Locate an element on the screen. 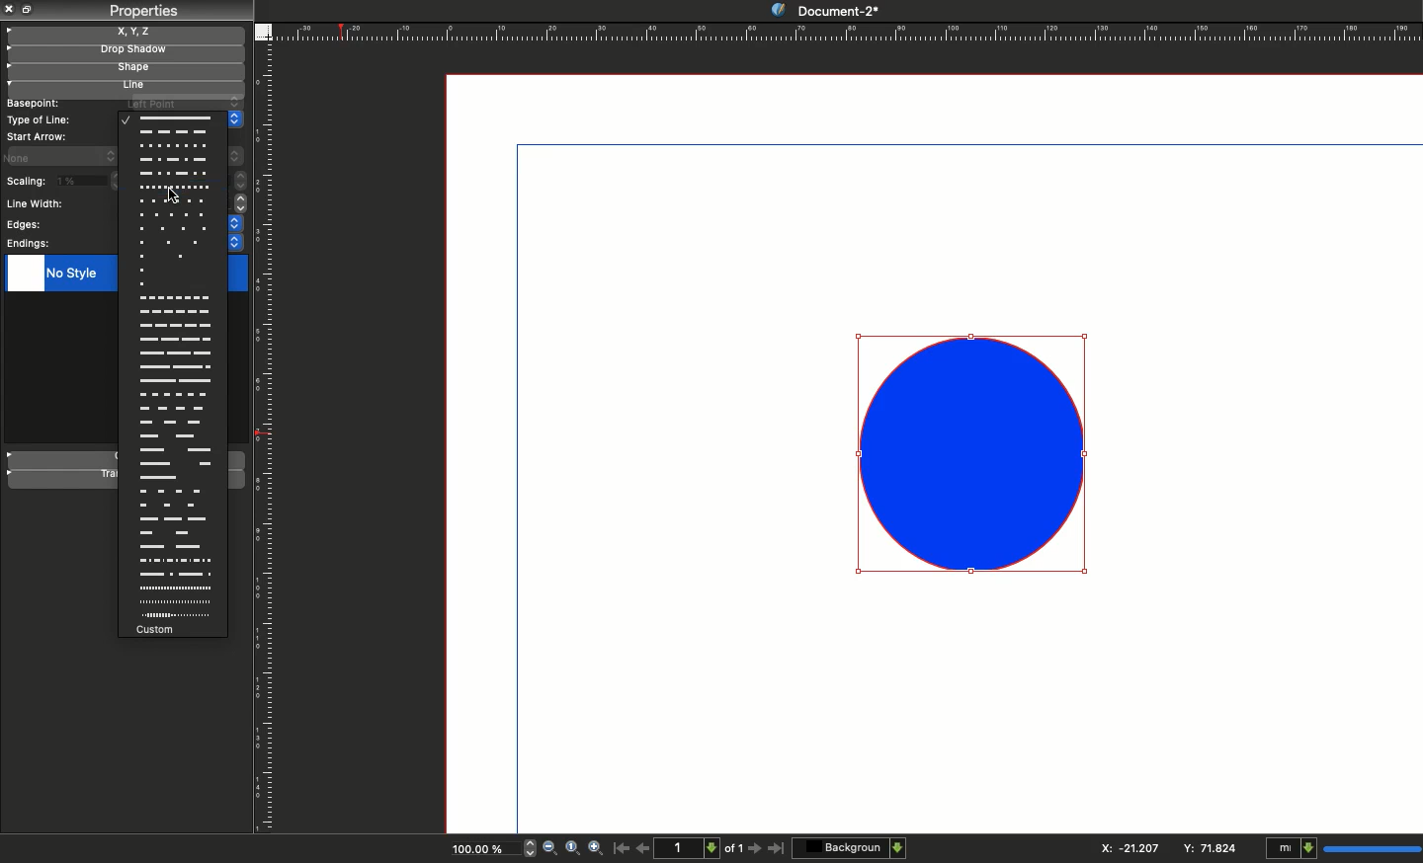  line option is located at coordinates (172, 146).